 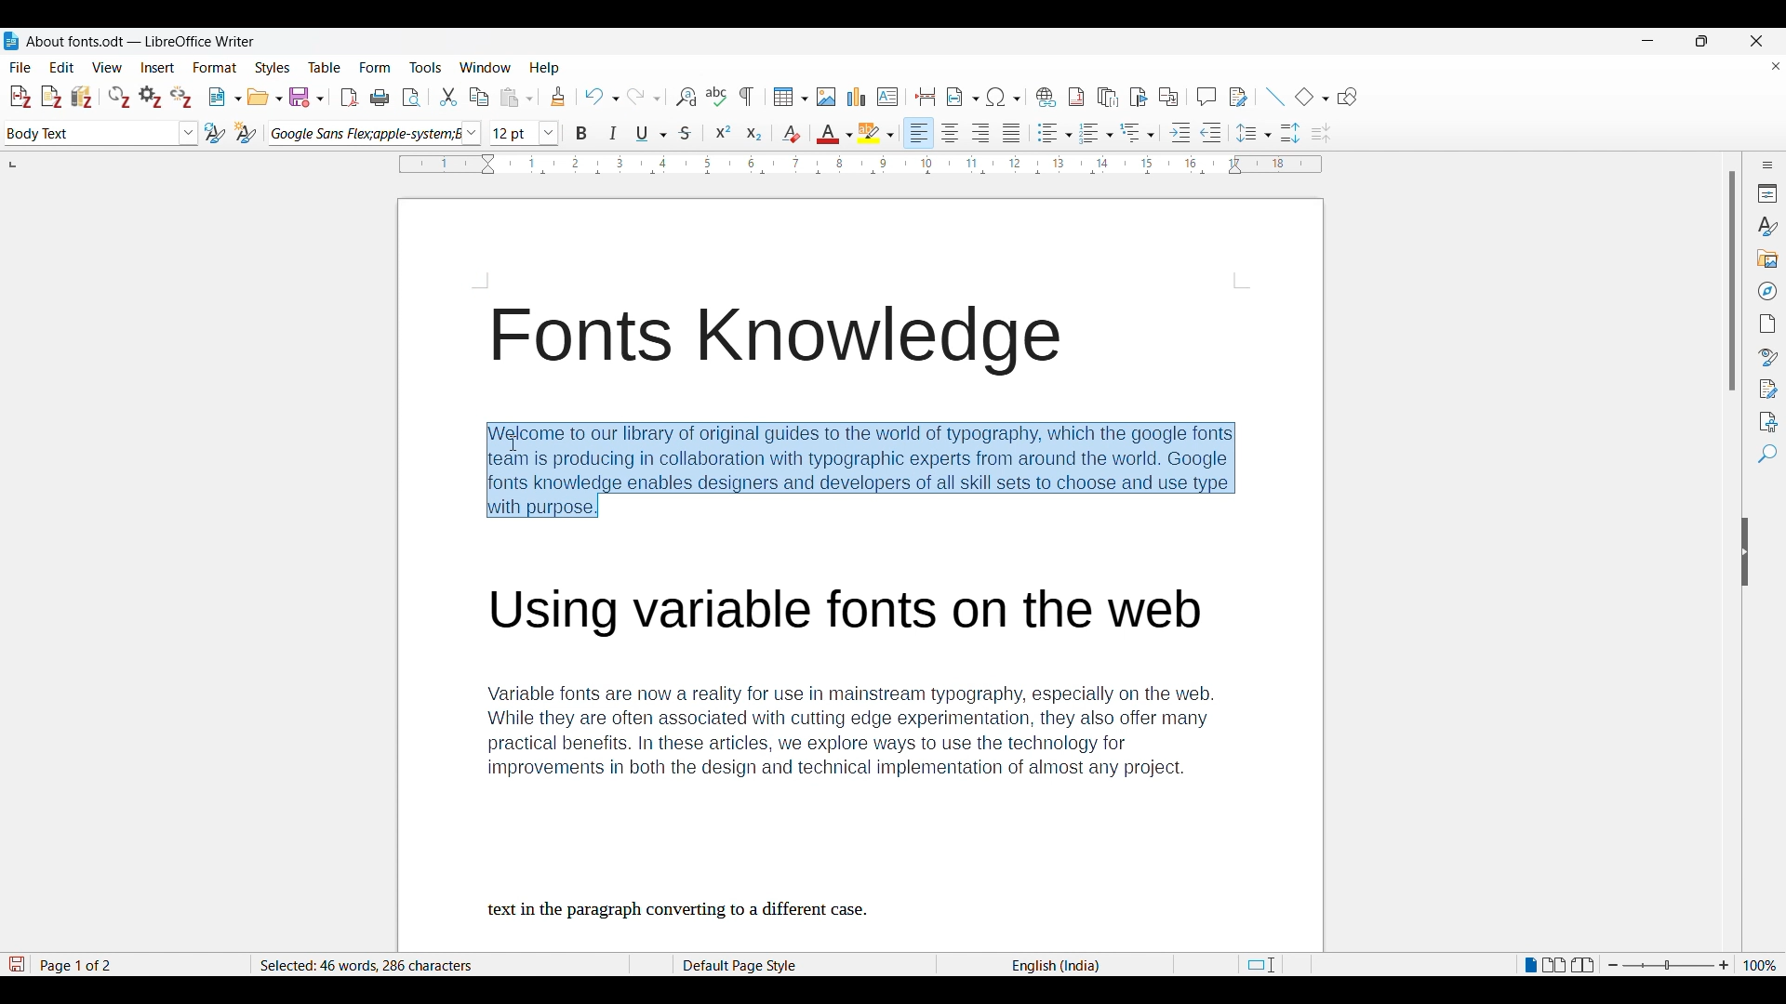 I want to click on Font options, so click(x=375, y=134).